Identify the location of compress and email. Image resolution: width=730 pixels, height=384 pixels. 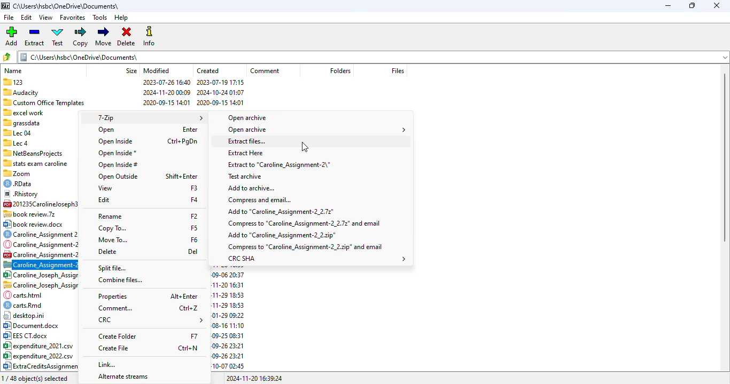
(259, 200).